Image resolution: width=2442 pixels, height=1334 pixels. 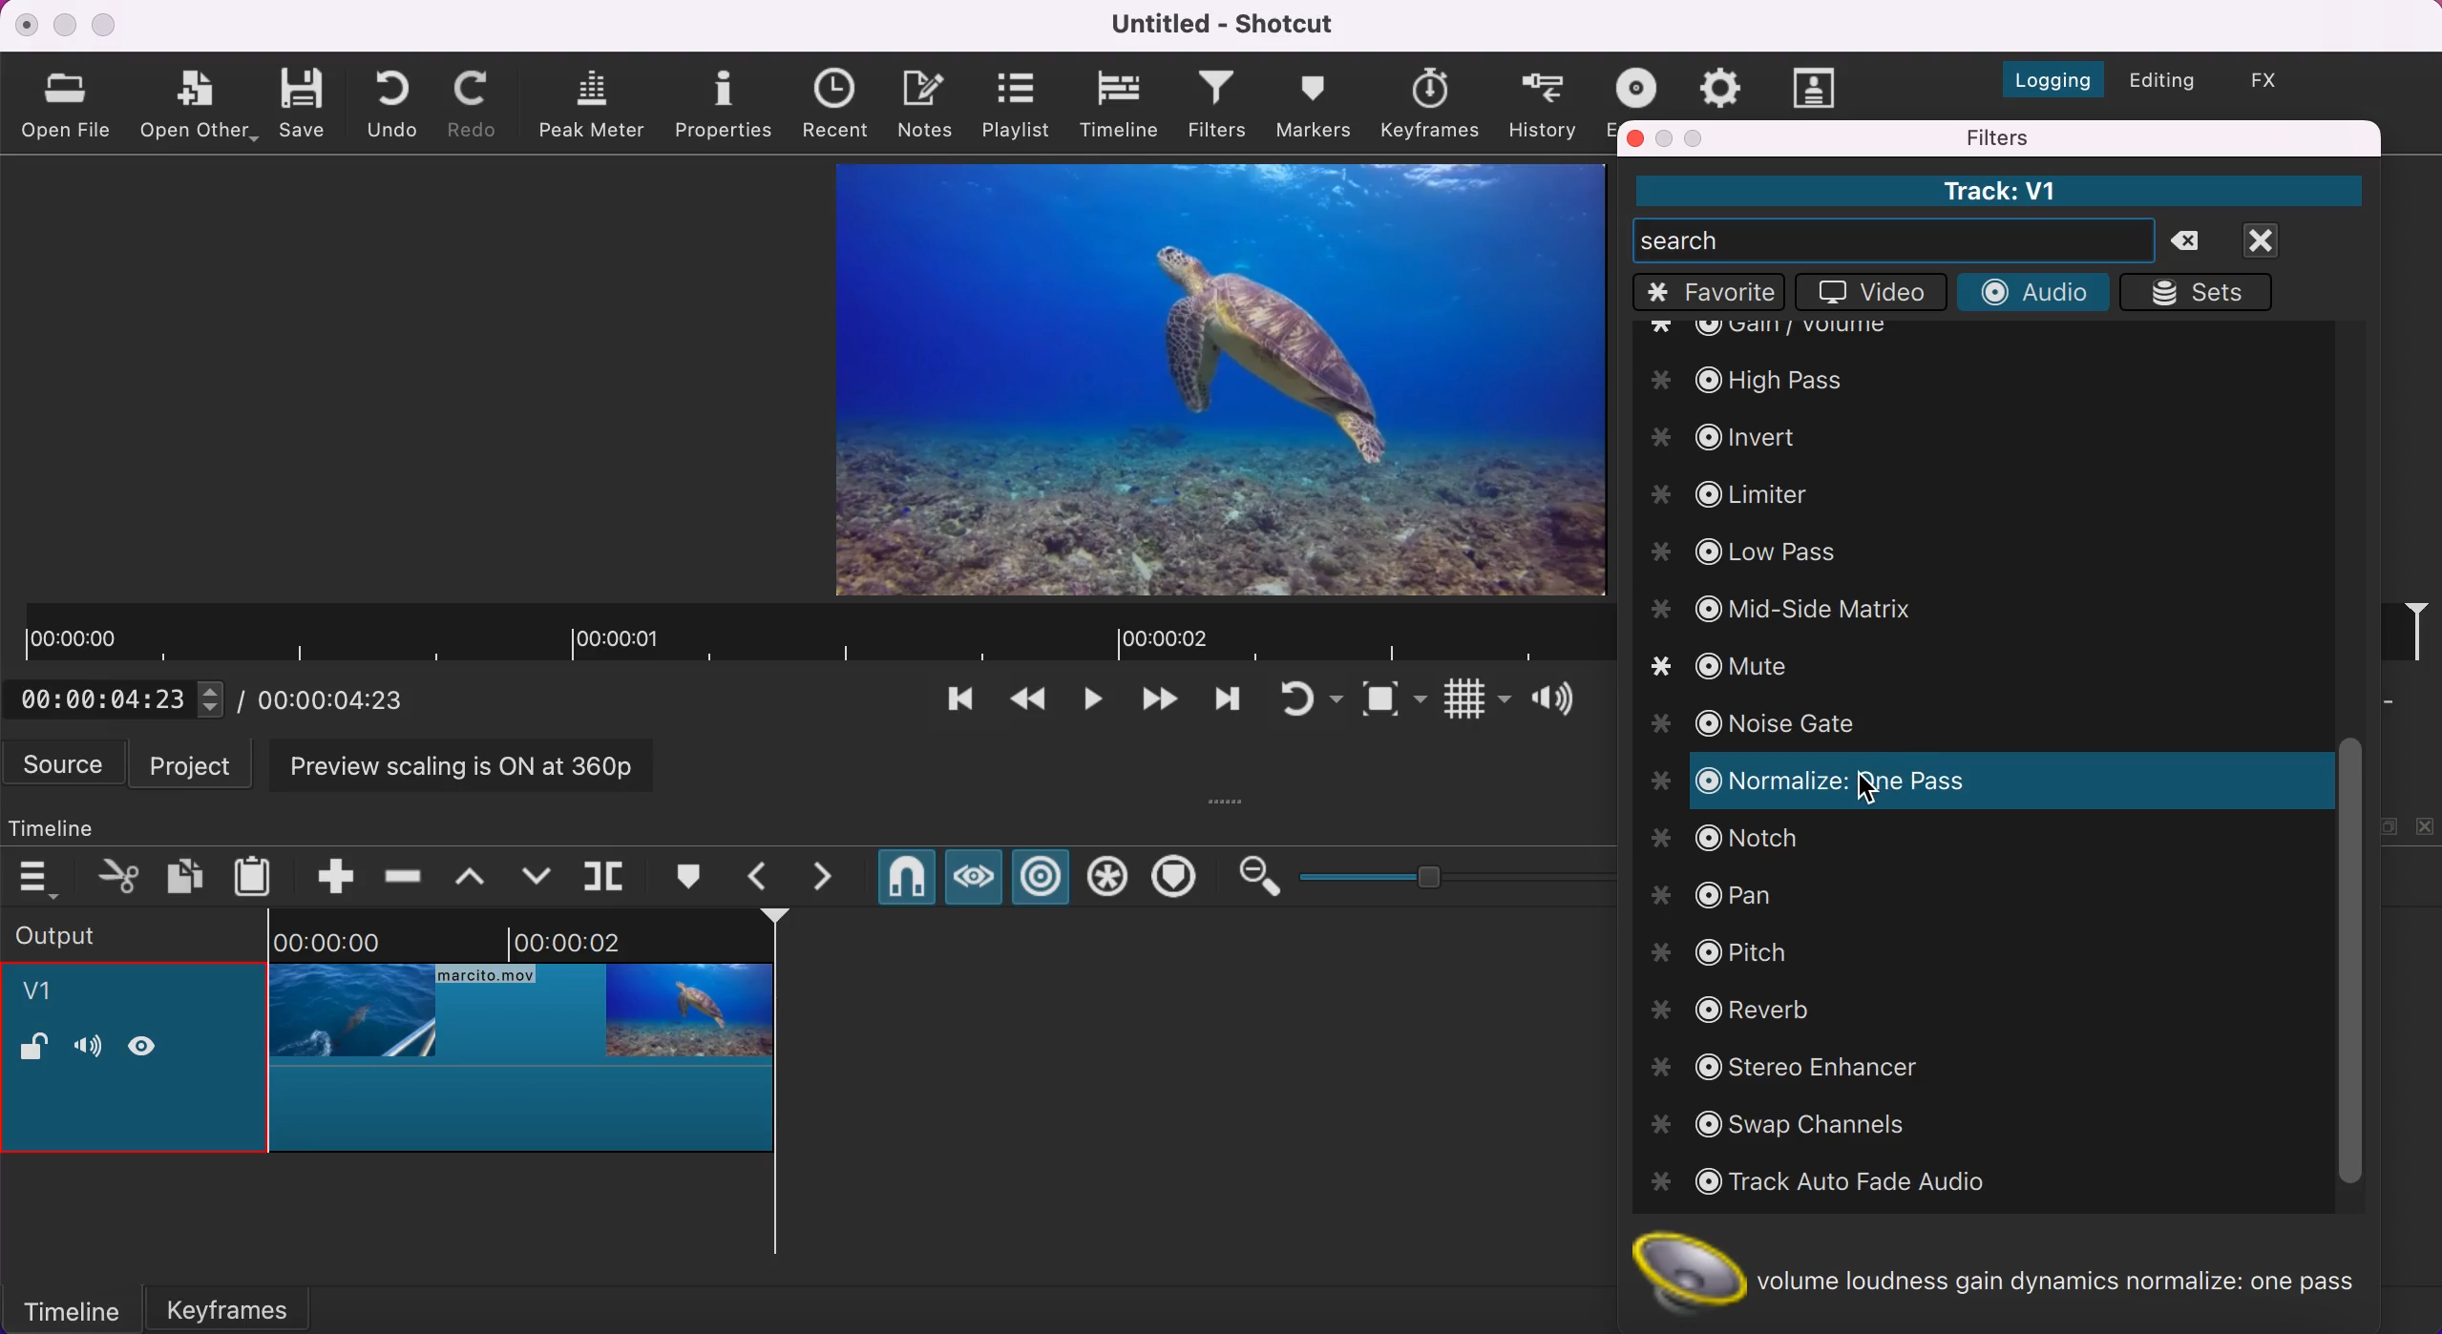 I want to click on clip, so click(x=1198, y=377).